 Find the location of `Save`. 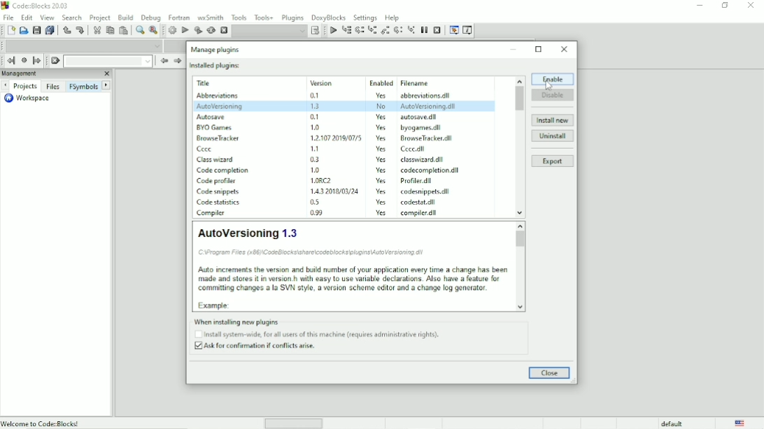

Save is located at coordinates (36, 30).